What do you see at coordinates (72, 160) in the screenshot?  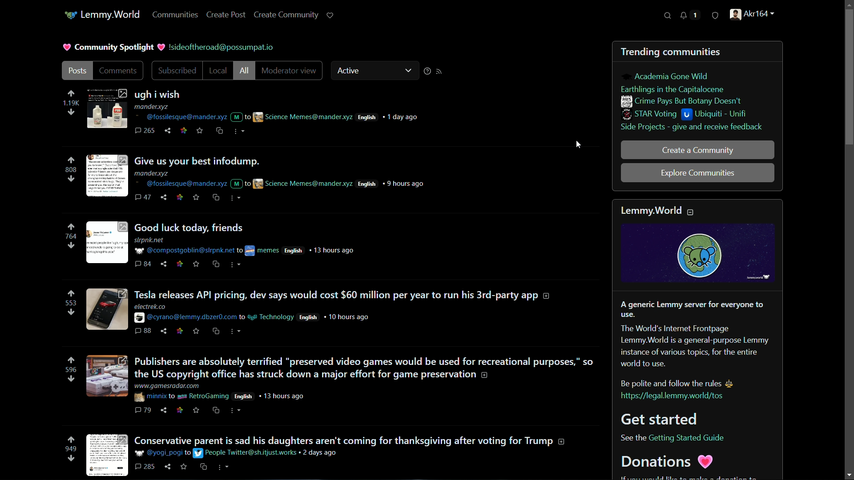 I see `upvote` at bounding box center [72, 160].